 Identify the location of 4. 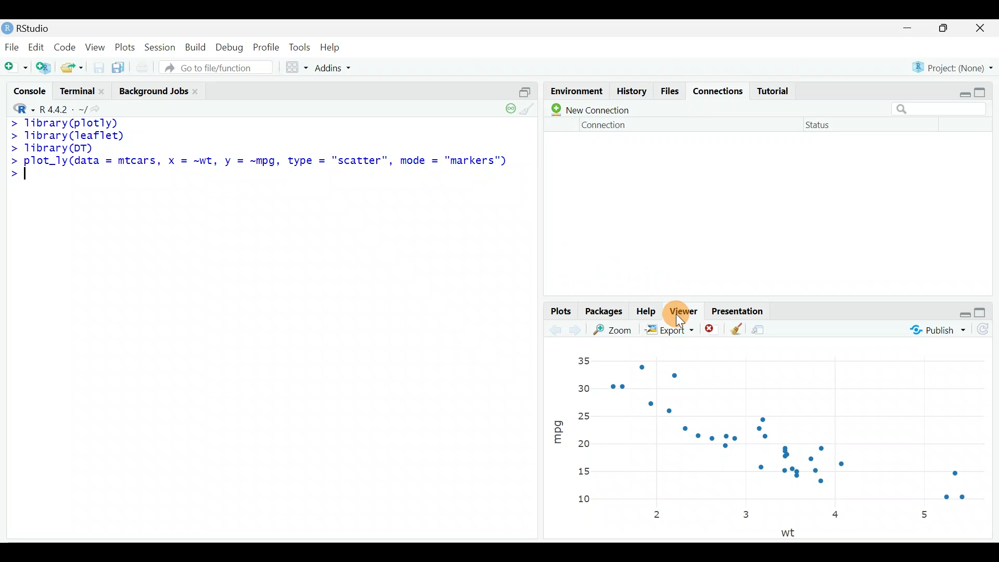
(836, 514).